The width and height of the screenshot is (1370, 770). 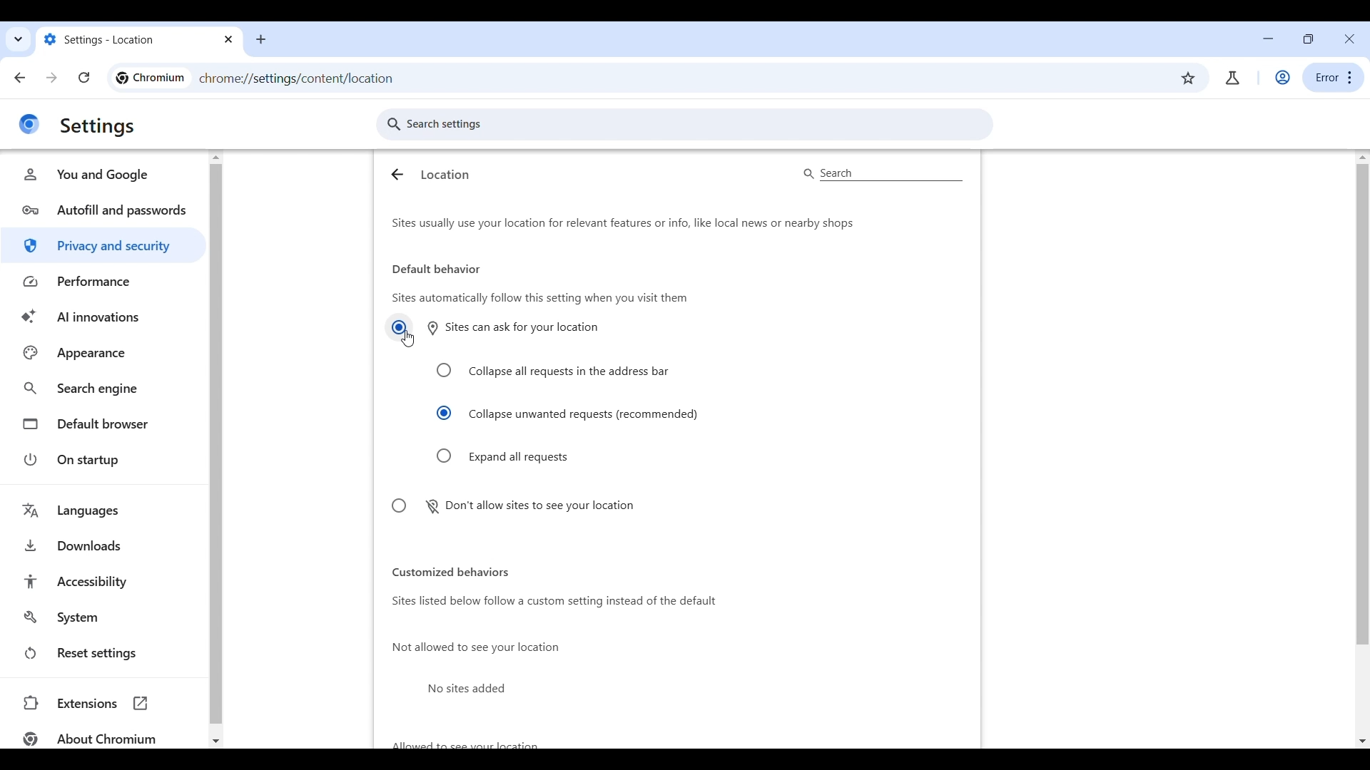 What do you see at coordinates (102, 423) in the screenshot?
I see `Default browser` at bounding box center [102, 423].